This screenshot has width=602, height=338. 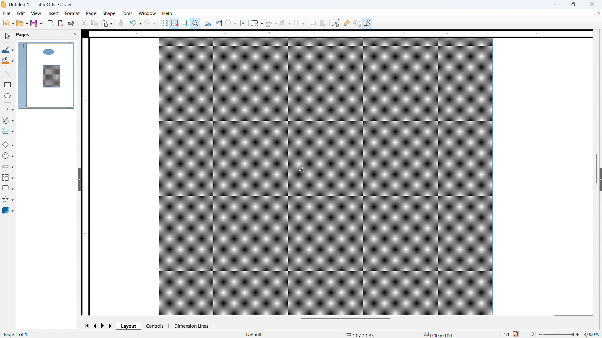 What do you see at coordinates (555, 5) in the screenshot?
I see `minimise ` at bounding box center [555, 5].